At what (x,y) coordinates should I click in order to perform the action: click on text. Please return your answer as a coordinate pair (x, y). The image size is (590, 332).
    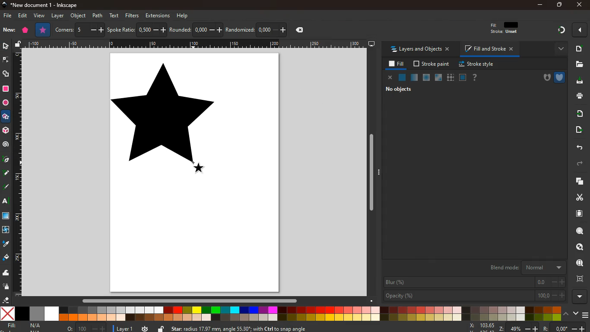
    Looking at the image, I should click on (115, 16).